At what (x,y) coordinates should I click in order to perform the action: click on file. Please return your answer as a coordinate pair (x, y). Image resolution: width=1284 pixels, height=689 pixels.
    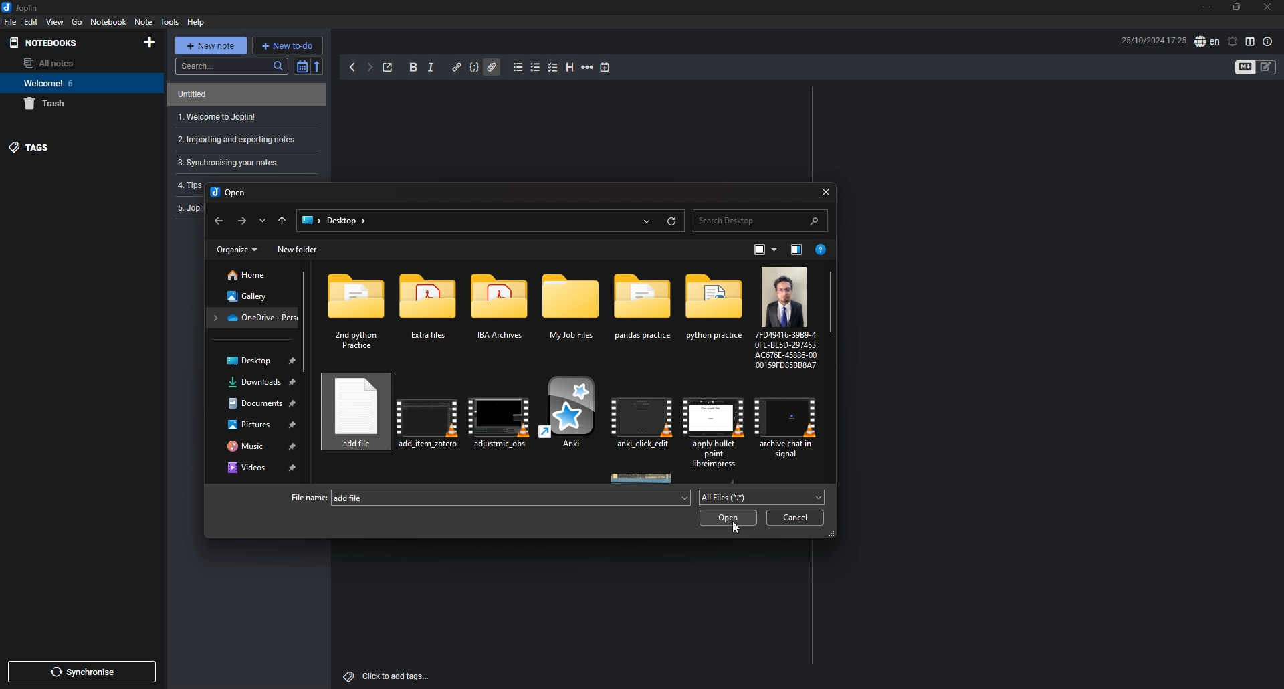
    Looking at the image, I should click on (499, 415).